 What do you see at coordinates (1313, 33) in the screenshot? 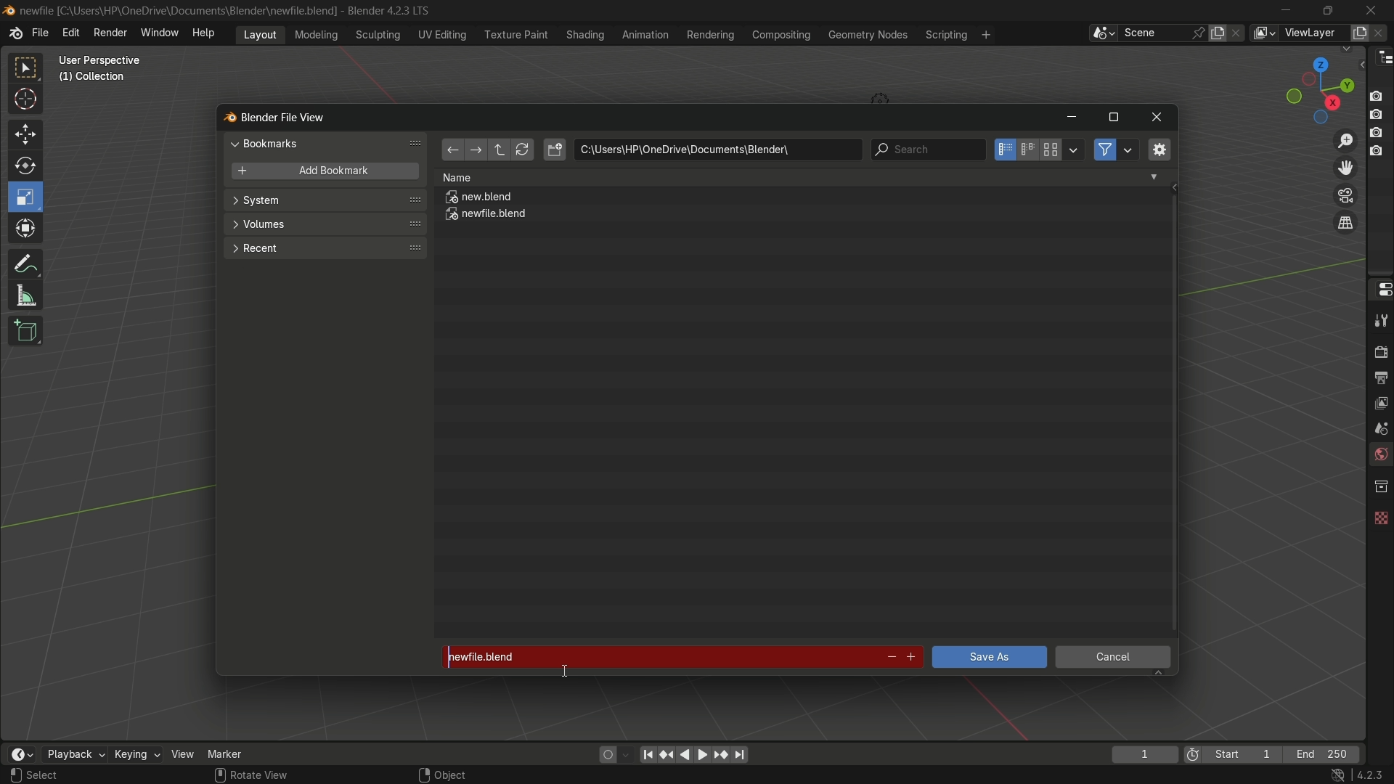
I see `view layer name` at bounding box center [1313, 33].